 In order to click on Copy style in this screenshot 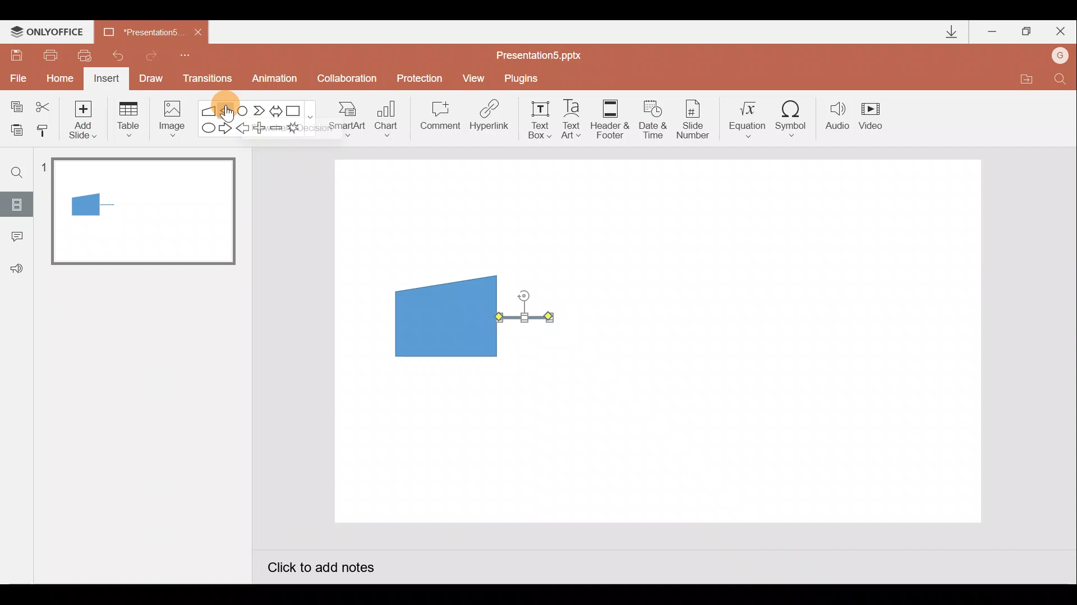, I will do `click(44, 129)`.